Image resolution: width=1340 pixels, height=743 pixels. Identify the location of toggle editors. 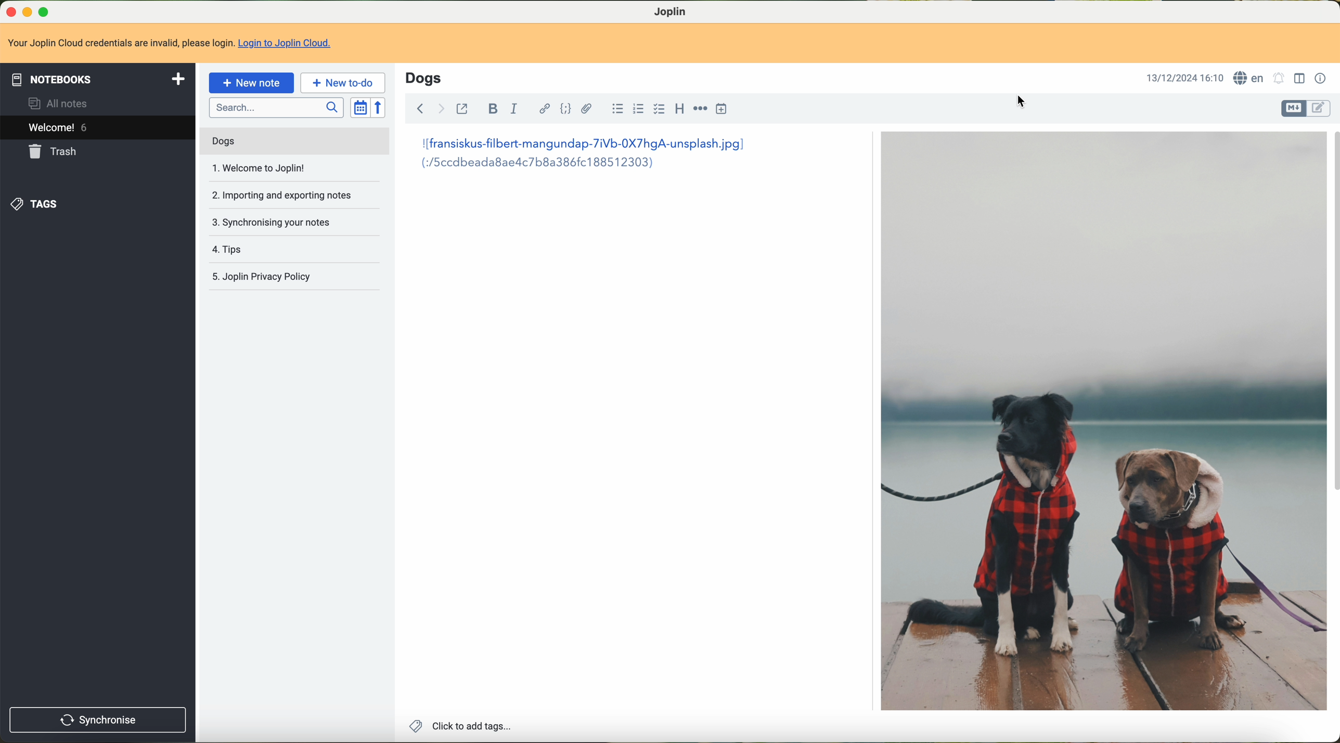
(1295, 108).